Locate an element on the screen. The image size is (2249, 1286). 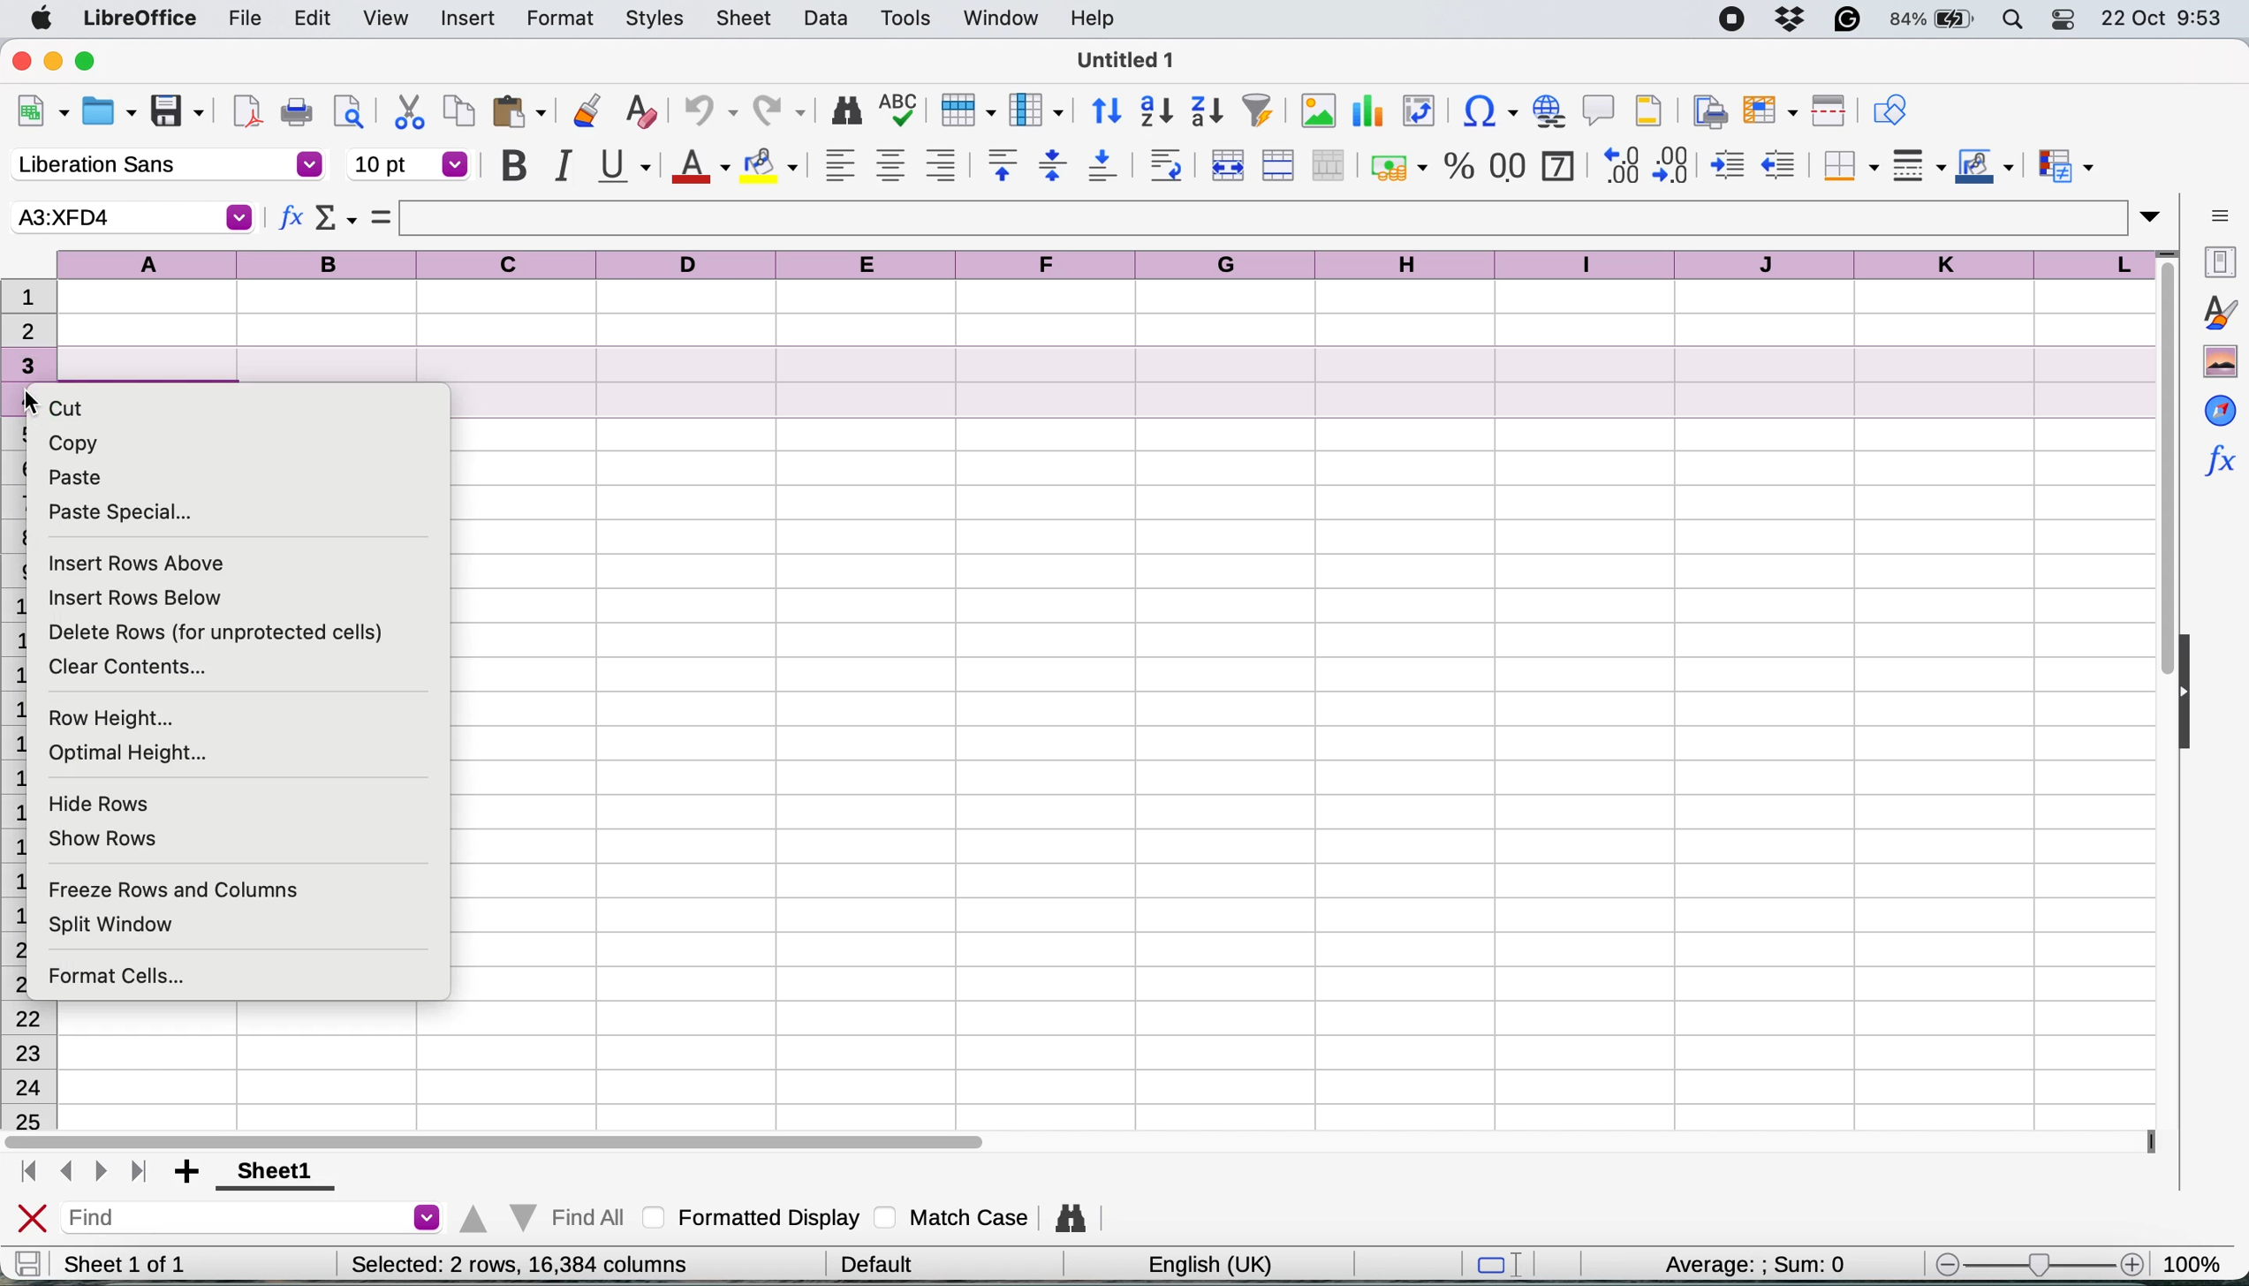
insert hyperlink is located at coordinates (1482, 114).